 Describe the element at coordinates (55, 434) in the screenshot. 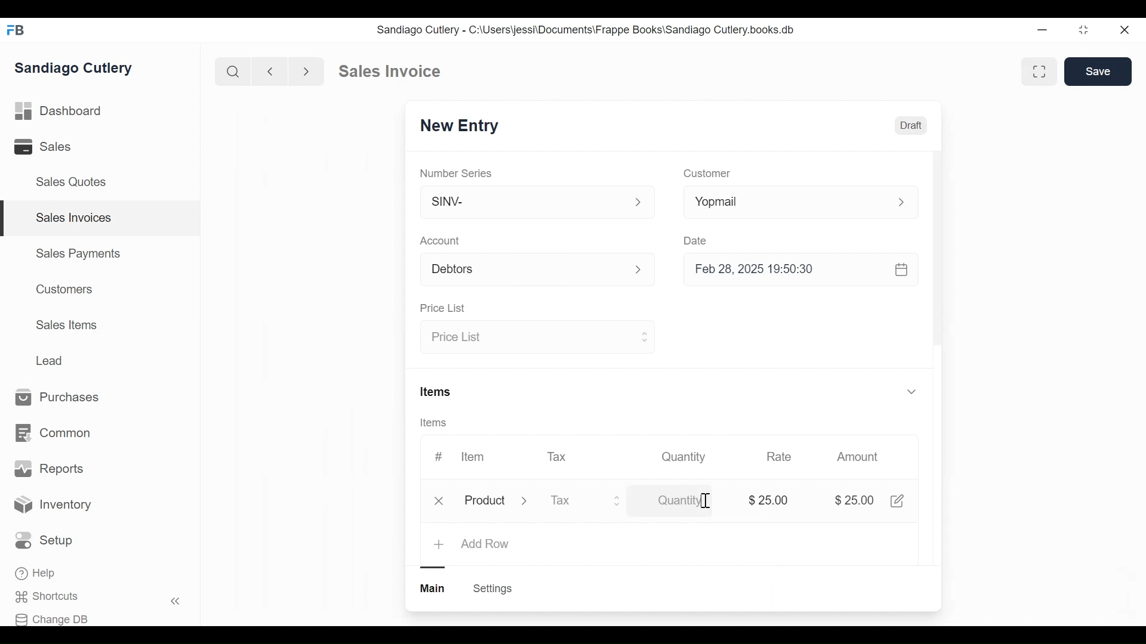

I see `Common` at that location.